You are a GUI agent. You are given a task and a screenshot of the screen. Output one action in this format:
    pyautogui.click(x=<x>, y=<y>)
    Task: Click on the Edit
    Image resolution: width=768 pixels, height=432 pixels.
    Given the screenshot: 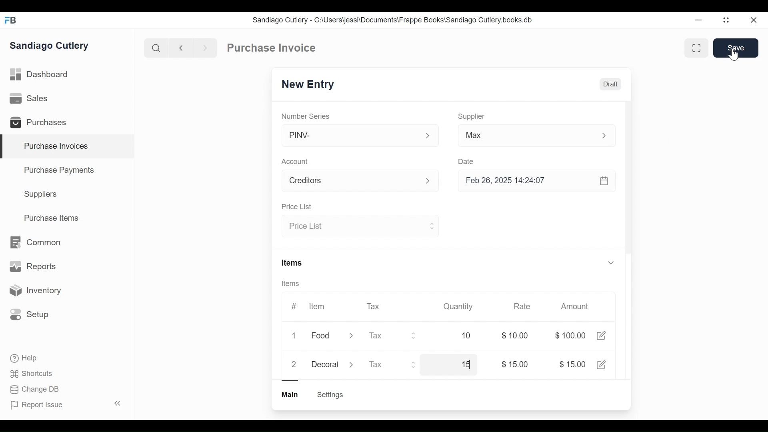 What is the action you would take?
    pyautogui.click(x=601, y=336)
    